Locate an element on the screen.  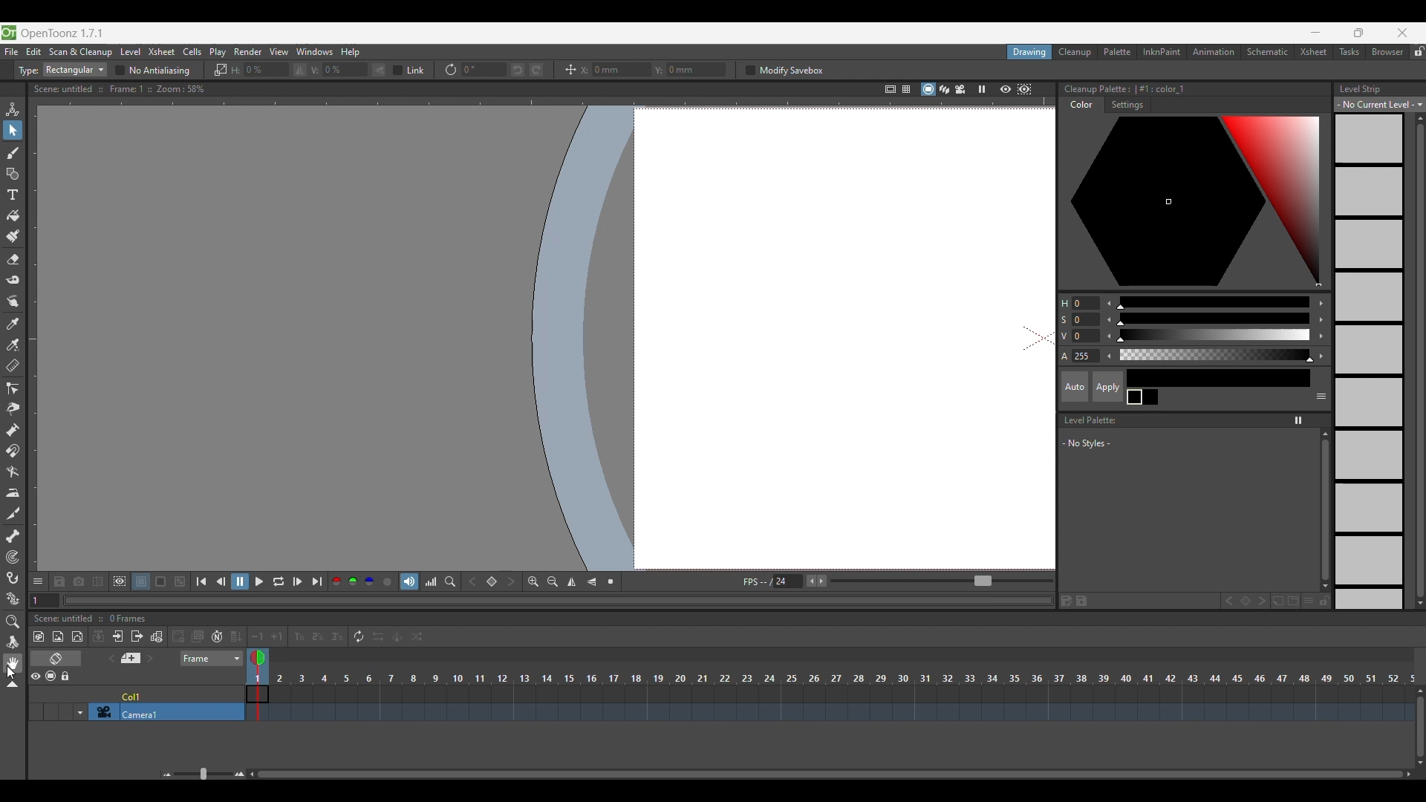
Hook tool is located at coordinates (13, 578).